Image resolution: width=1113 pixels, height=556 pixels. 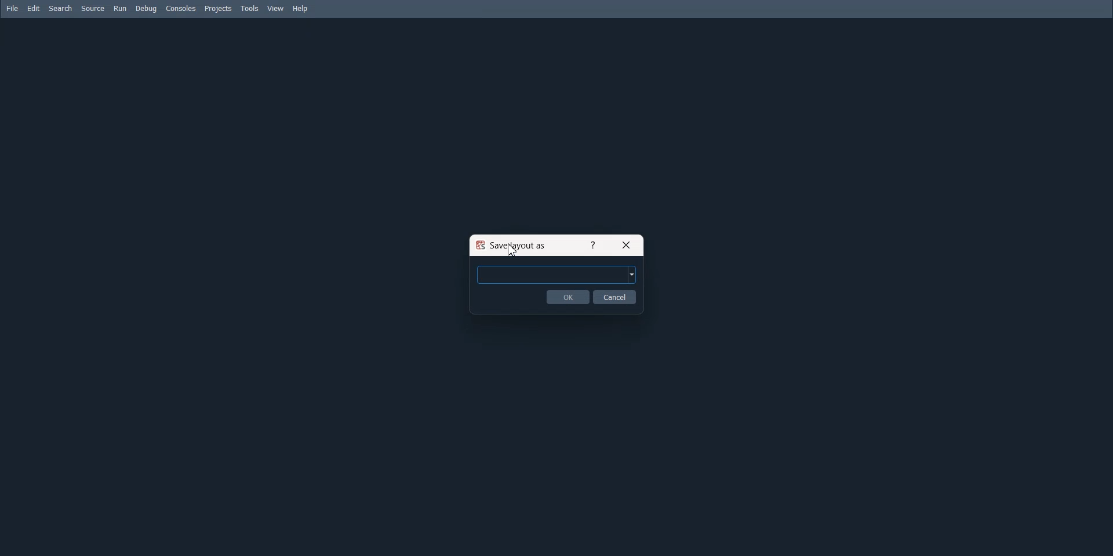 I want to click on Edit, so click(x=34, y=8).